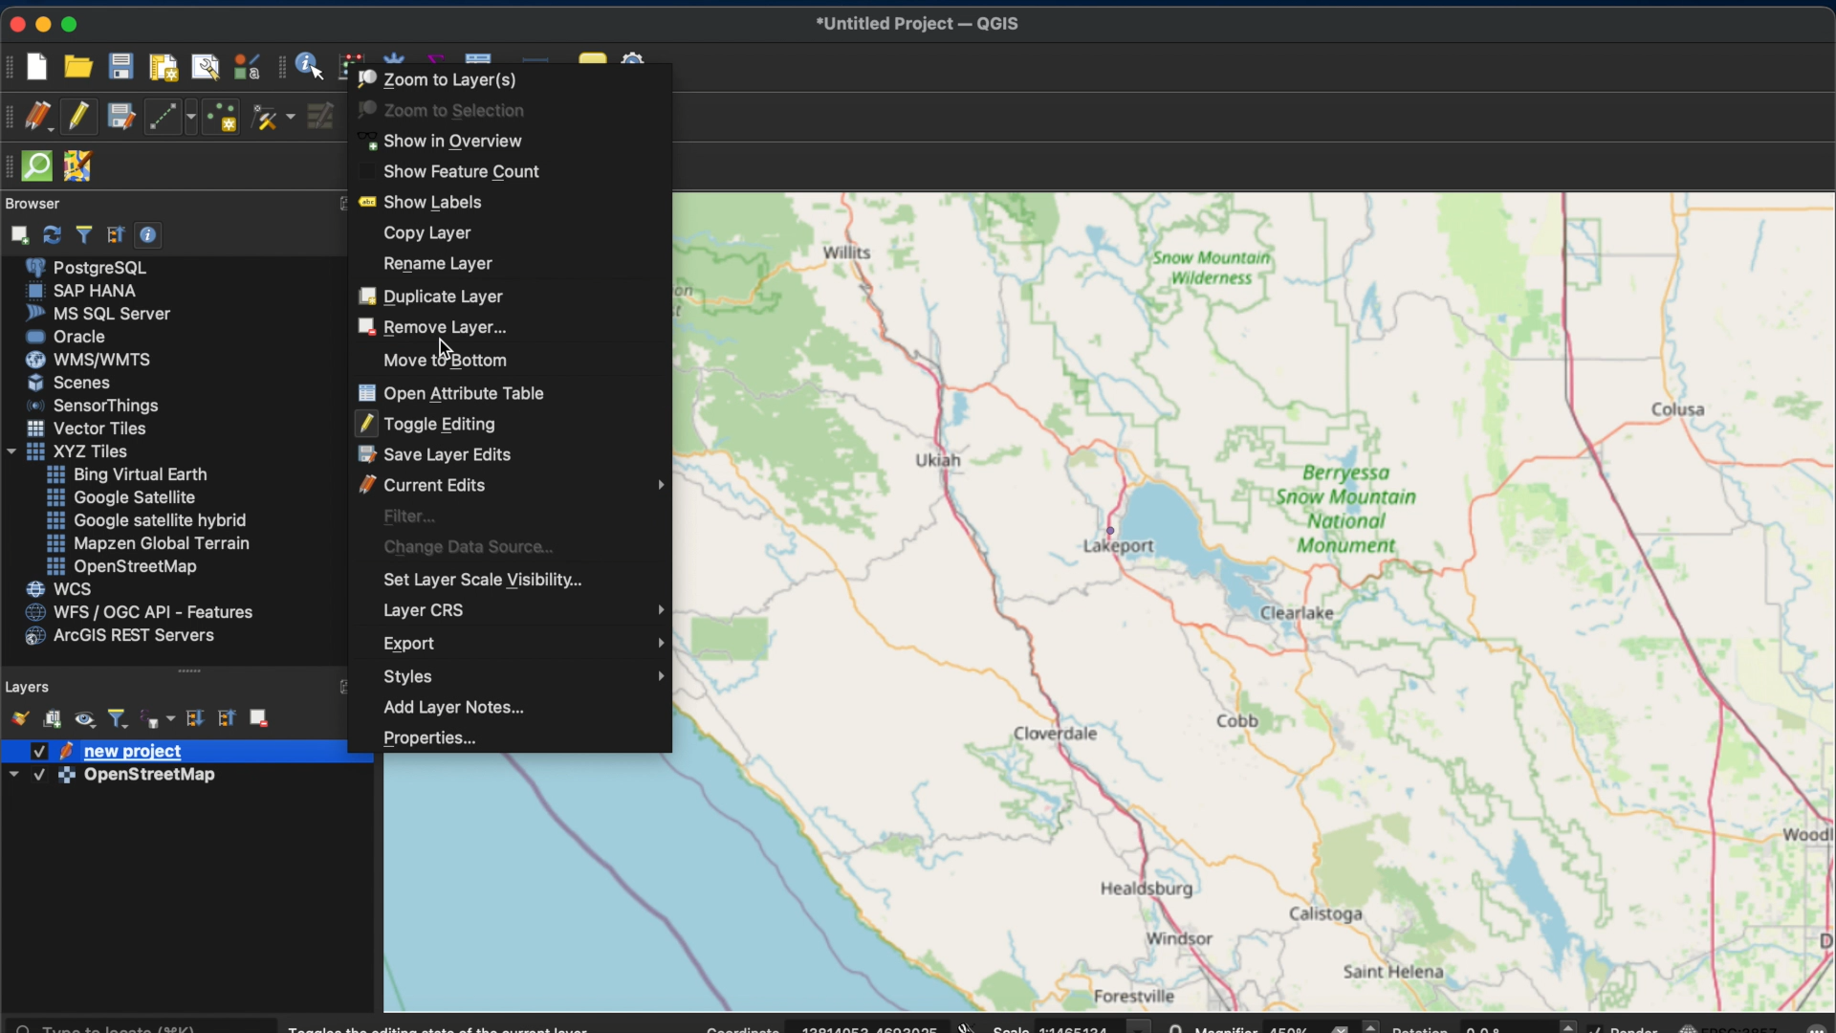 This screenshot has width=1836, height=1033. Describe the element at coordinates (116, 234) in the screenshot. I see `collapse all` at that location.